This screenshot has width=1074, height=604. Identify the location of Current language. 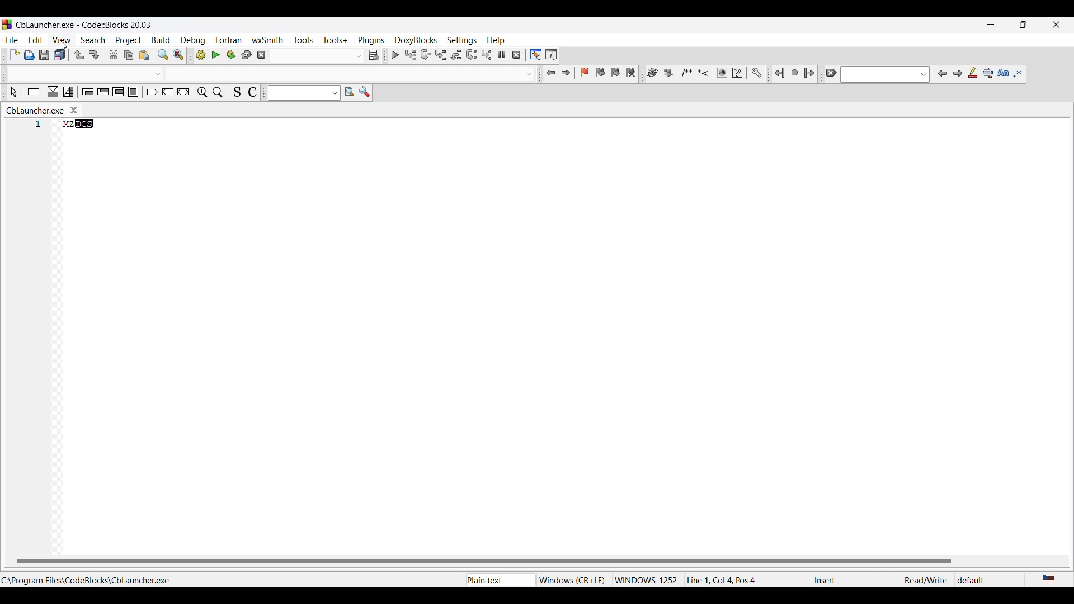
(1050, 579).